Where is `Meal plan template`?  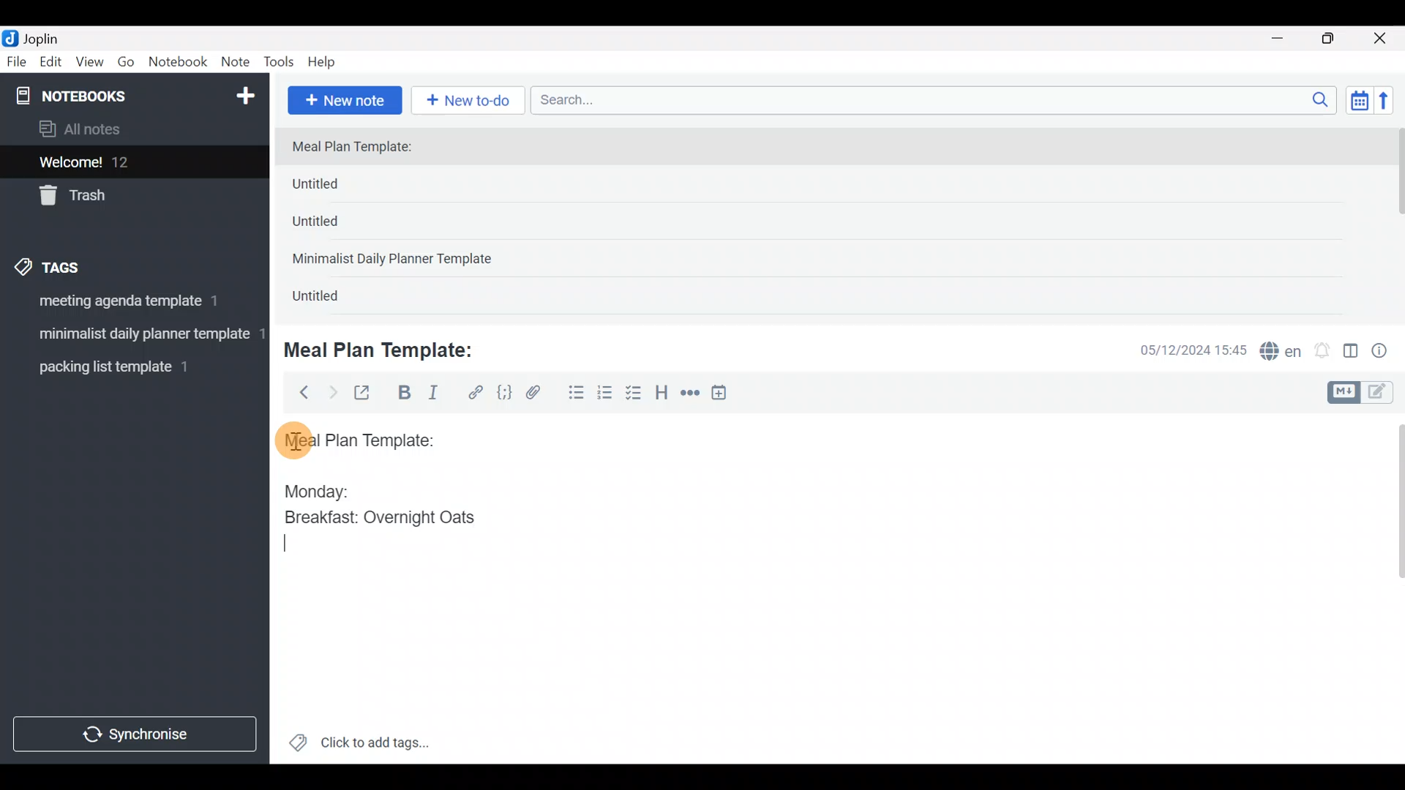 Meal plan template is located at coordinates (354, 438).